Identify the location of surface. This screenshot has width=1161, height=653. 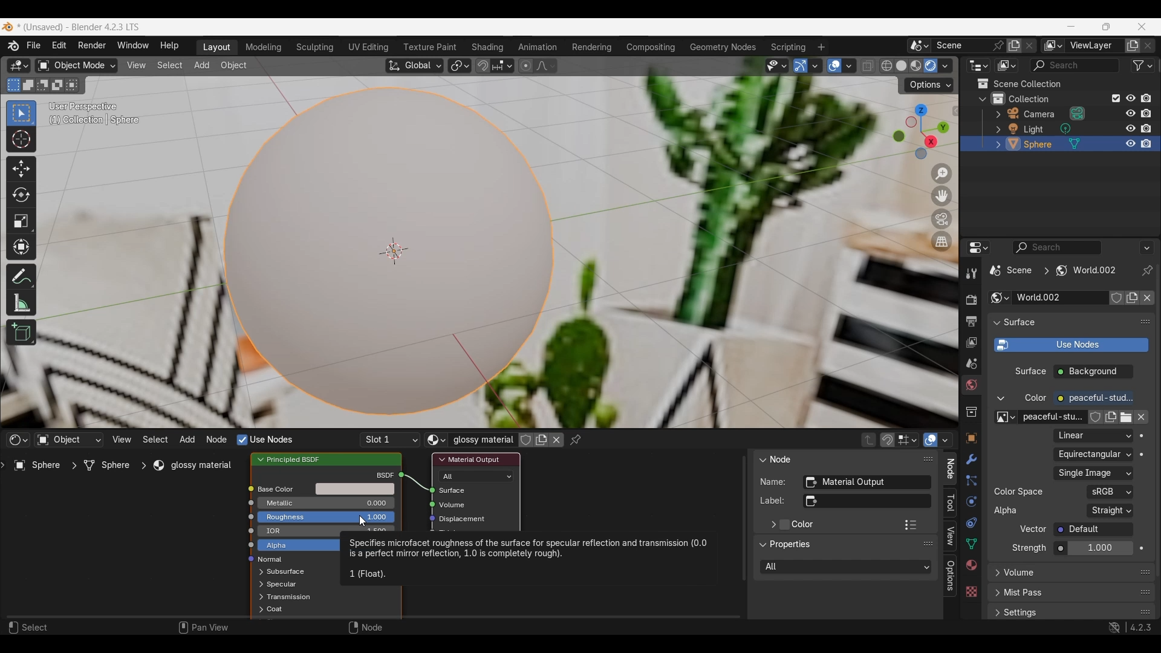
(1021, 322).